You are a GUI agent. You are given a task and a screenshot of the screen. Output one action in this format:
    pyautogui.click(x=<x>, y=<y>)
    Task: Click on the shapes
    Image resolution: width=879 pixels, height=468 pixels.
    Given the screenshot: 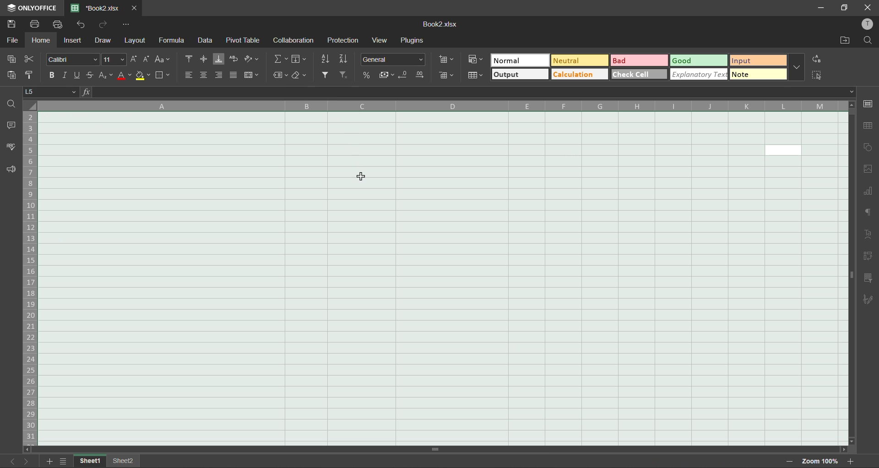 What is the action you would take?
    pyautogui.click(x=869, y=149)
    